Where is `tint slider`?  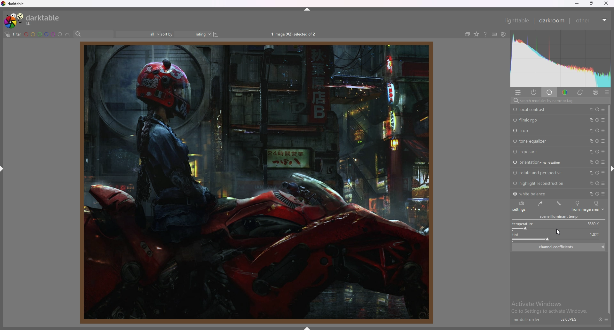 tint slider is located at coordinates (555, 239).